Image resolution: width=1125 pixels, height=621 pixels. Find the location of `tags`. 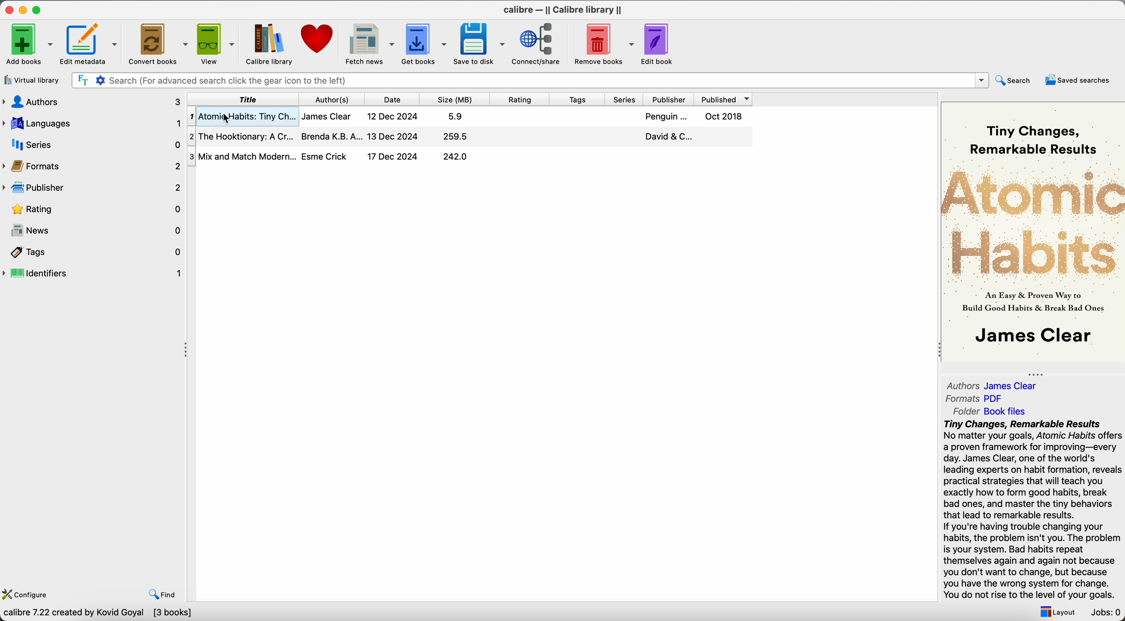

tags is located at coordinates (97, 252).